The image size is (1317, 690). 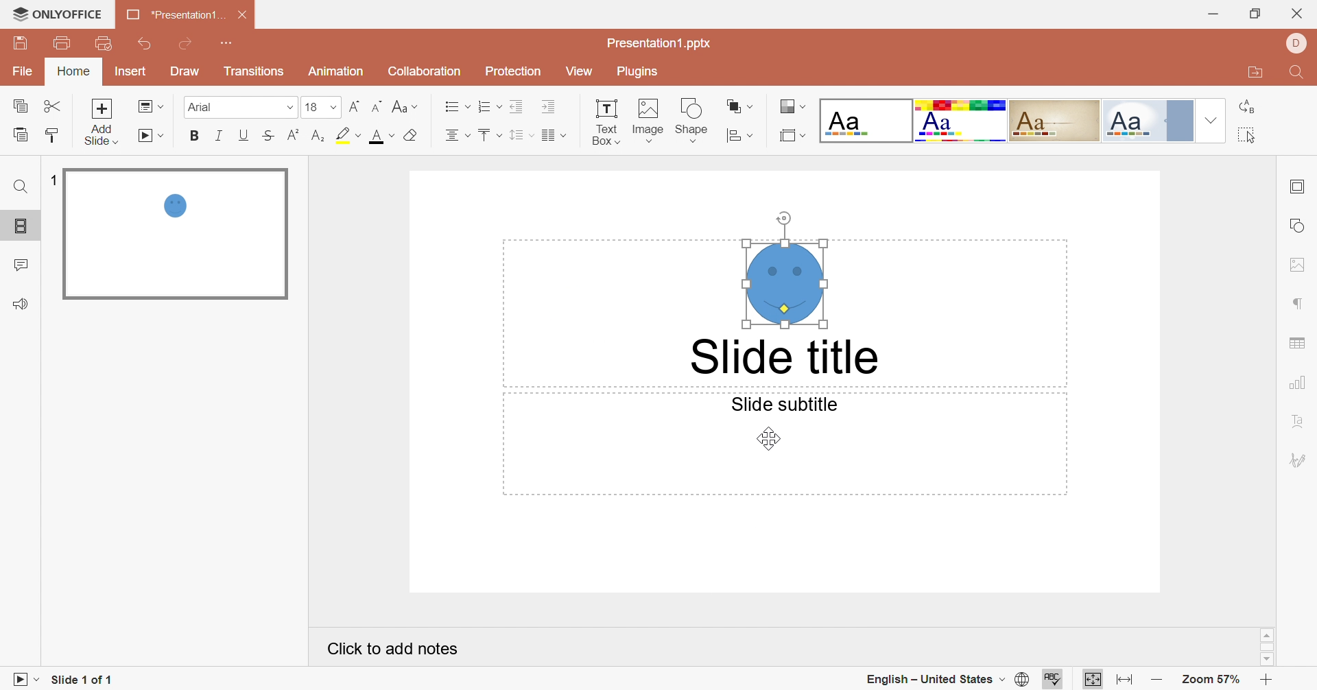 What do you see at coordinates (458, 135) in the screenshot?
I see `Align center` at bounding box center [458, 135].